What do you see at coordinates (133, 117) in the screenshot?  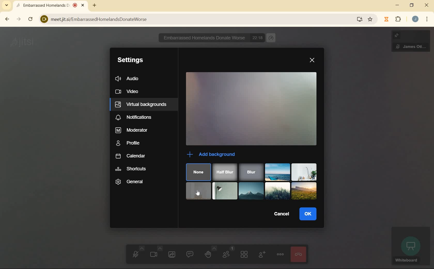 I see `notifications` at bounding box center [133, 117].